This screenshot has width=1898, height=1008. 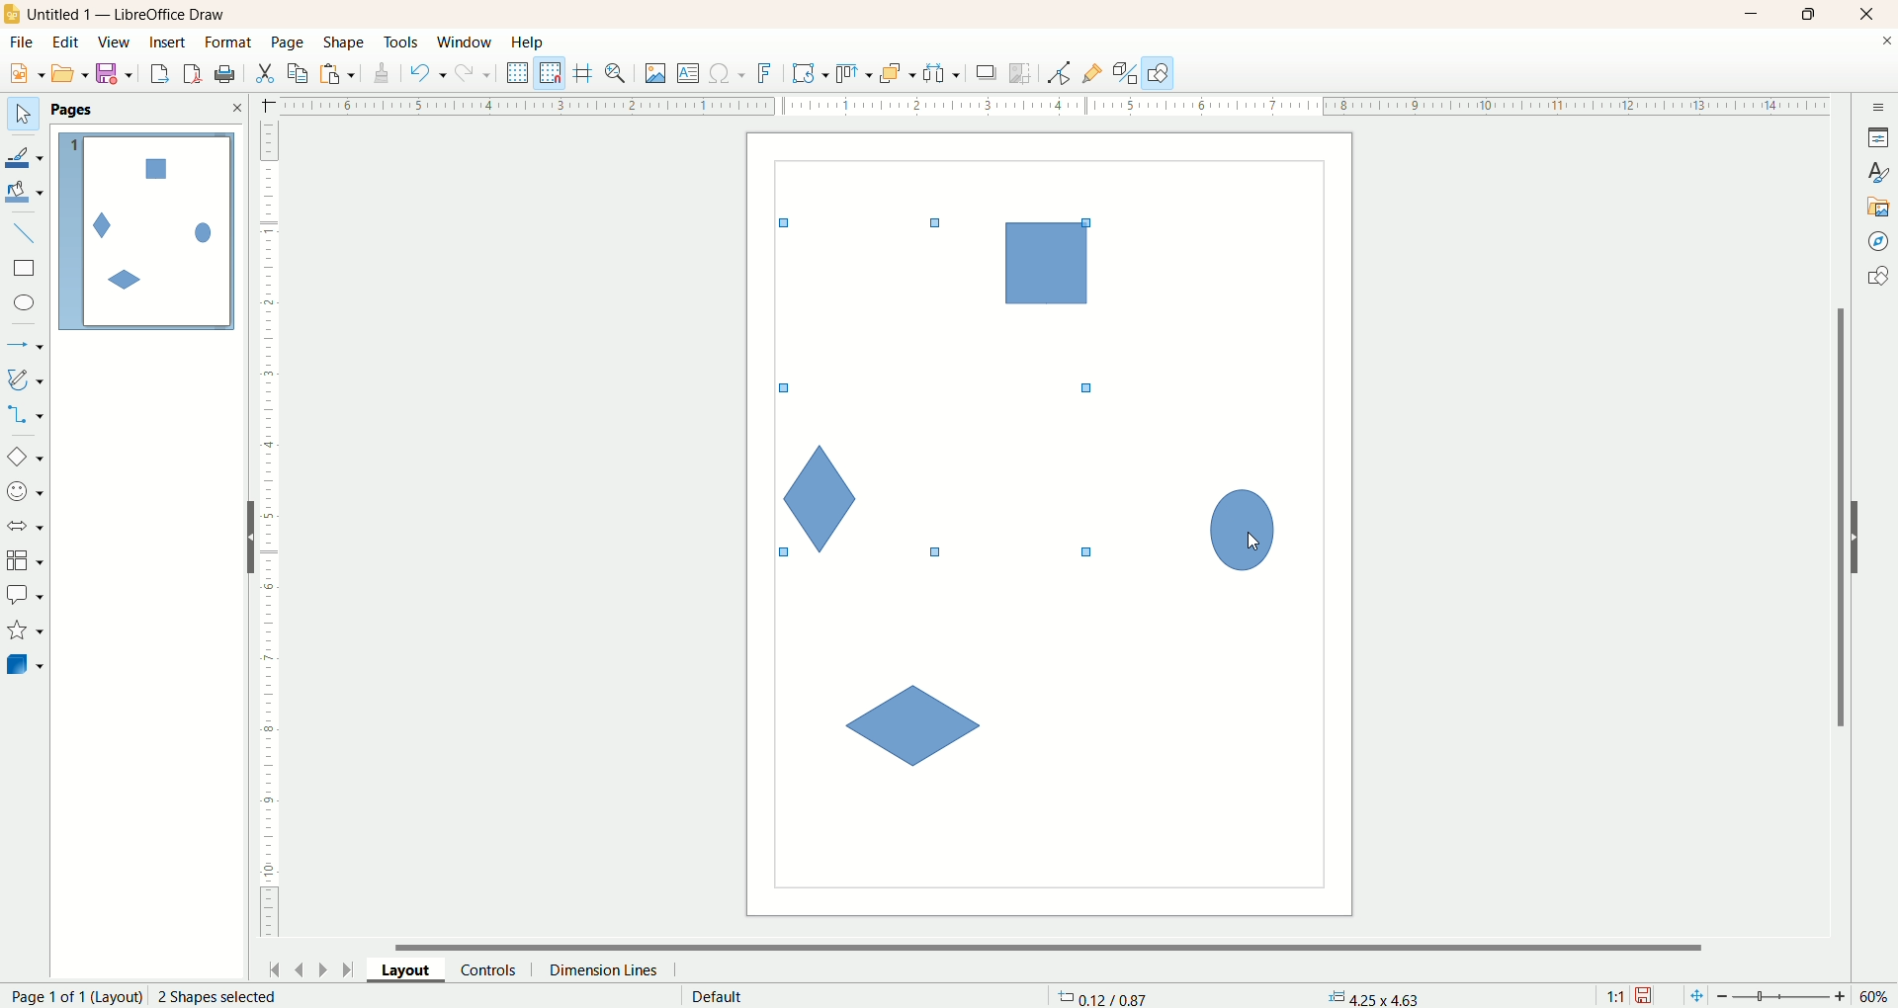 I want to click on minimize, so click(x=1753, y=14).